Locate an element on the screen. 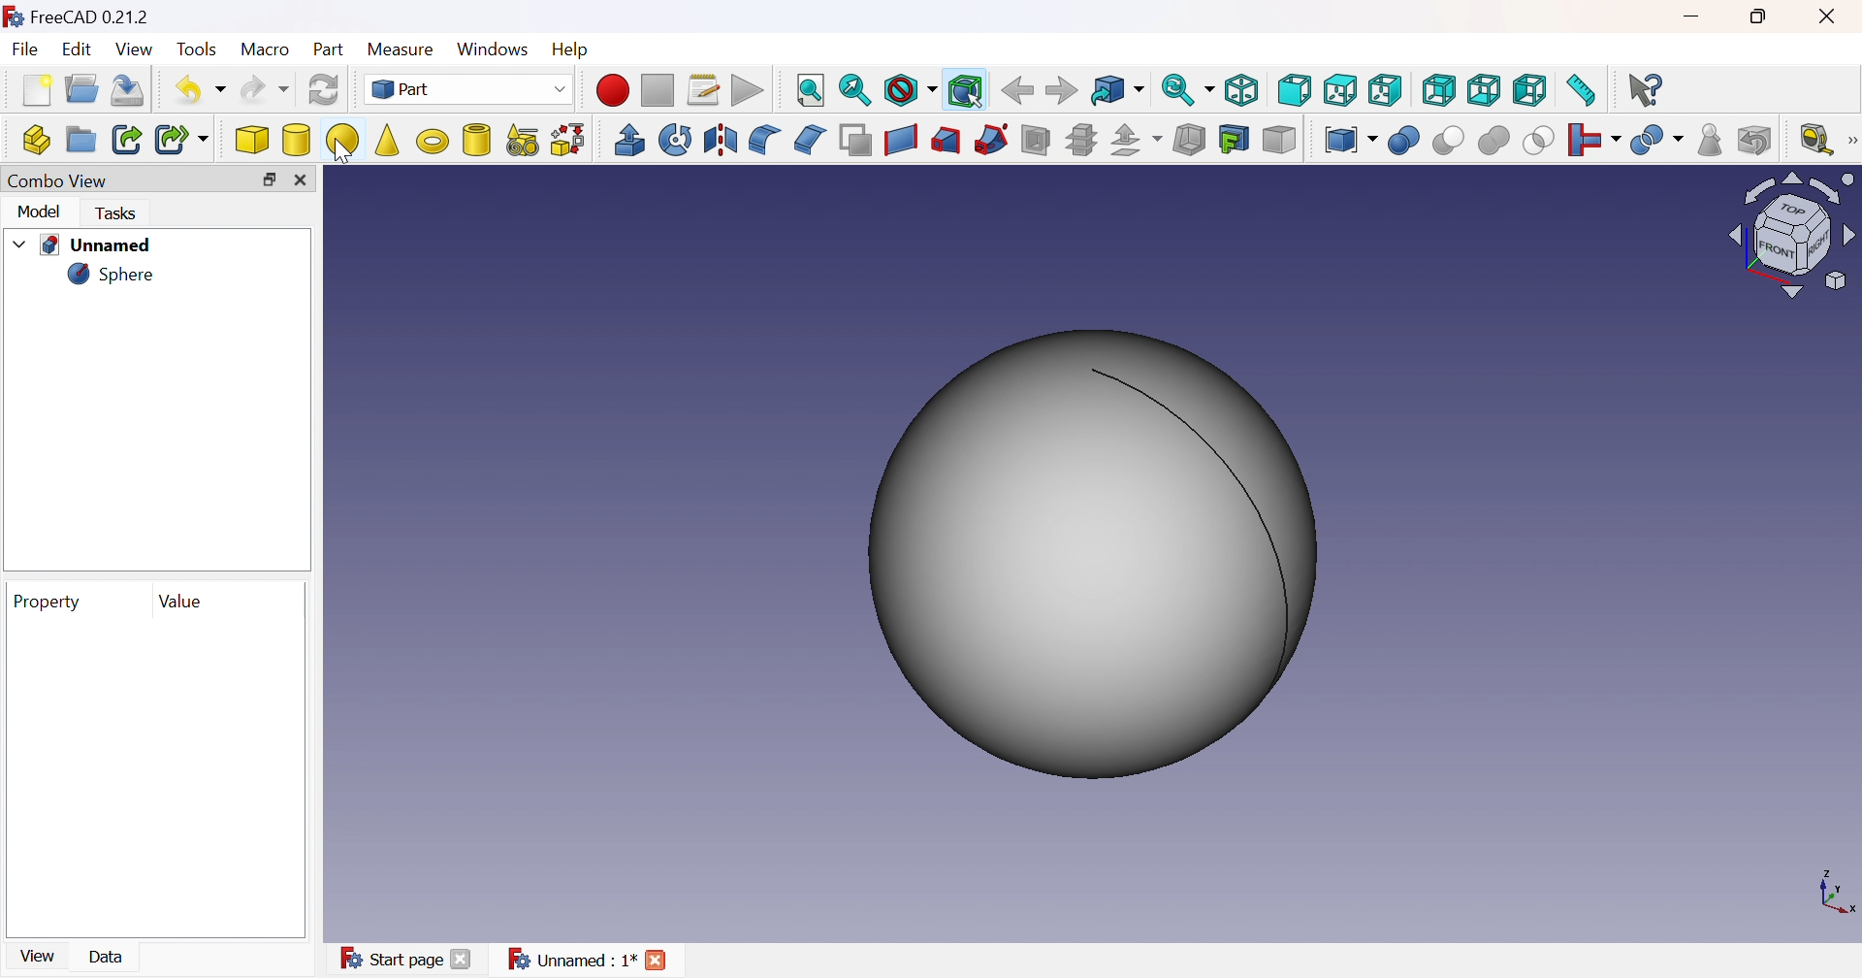 The height and width of the screenshot is (978, 1862). Create sub-link is located at coordinates (181, 141).